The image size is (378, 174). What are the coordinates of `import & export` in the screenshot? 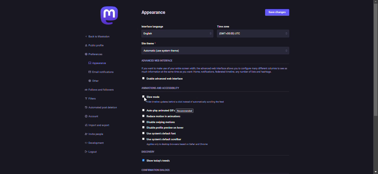 It's located at (98, 126).